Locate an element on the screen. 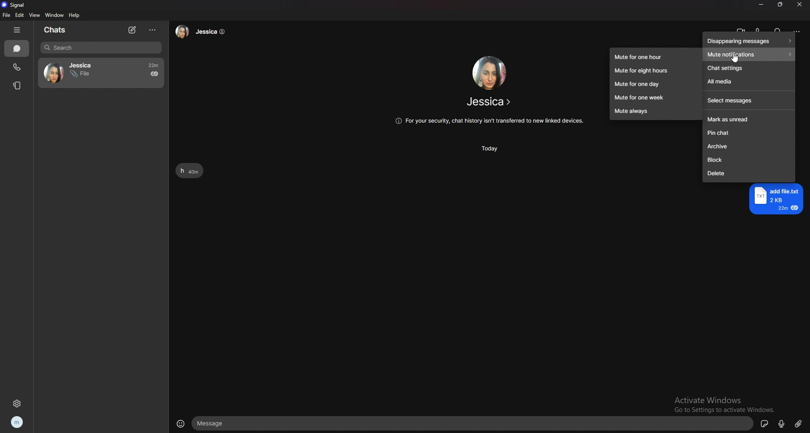 The image size is (810, 433). hide tab is located at coordinates (18, 30).